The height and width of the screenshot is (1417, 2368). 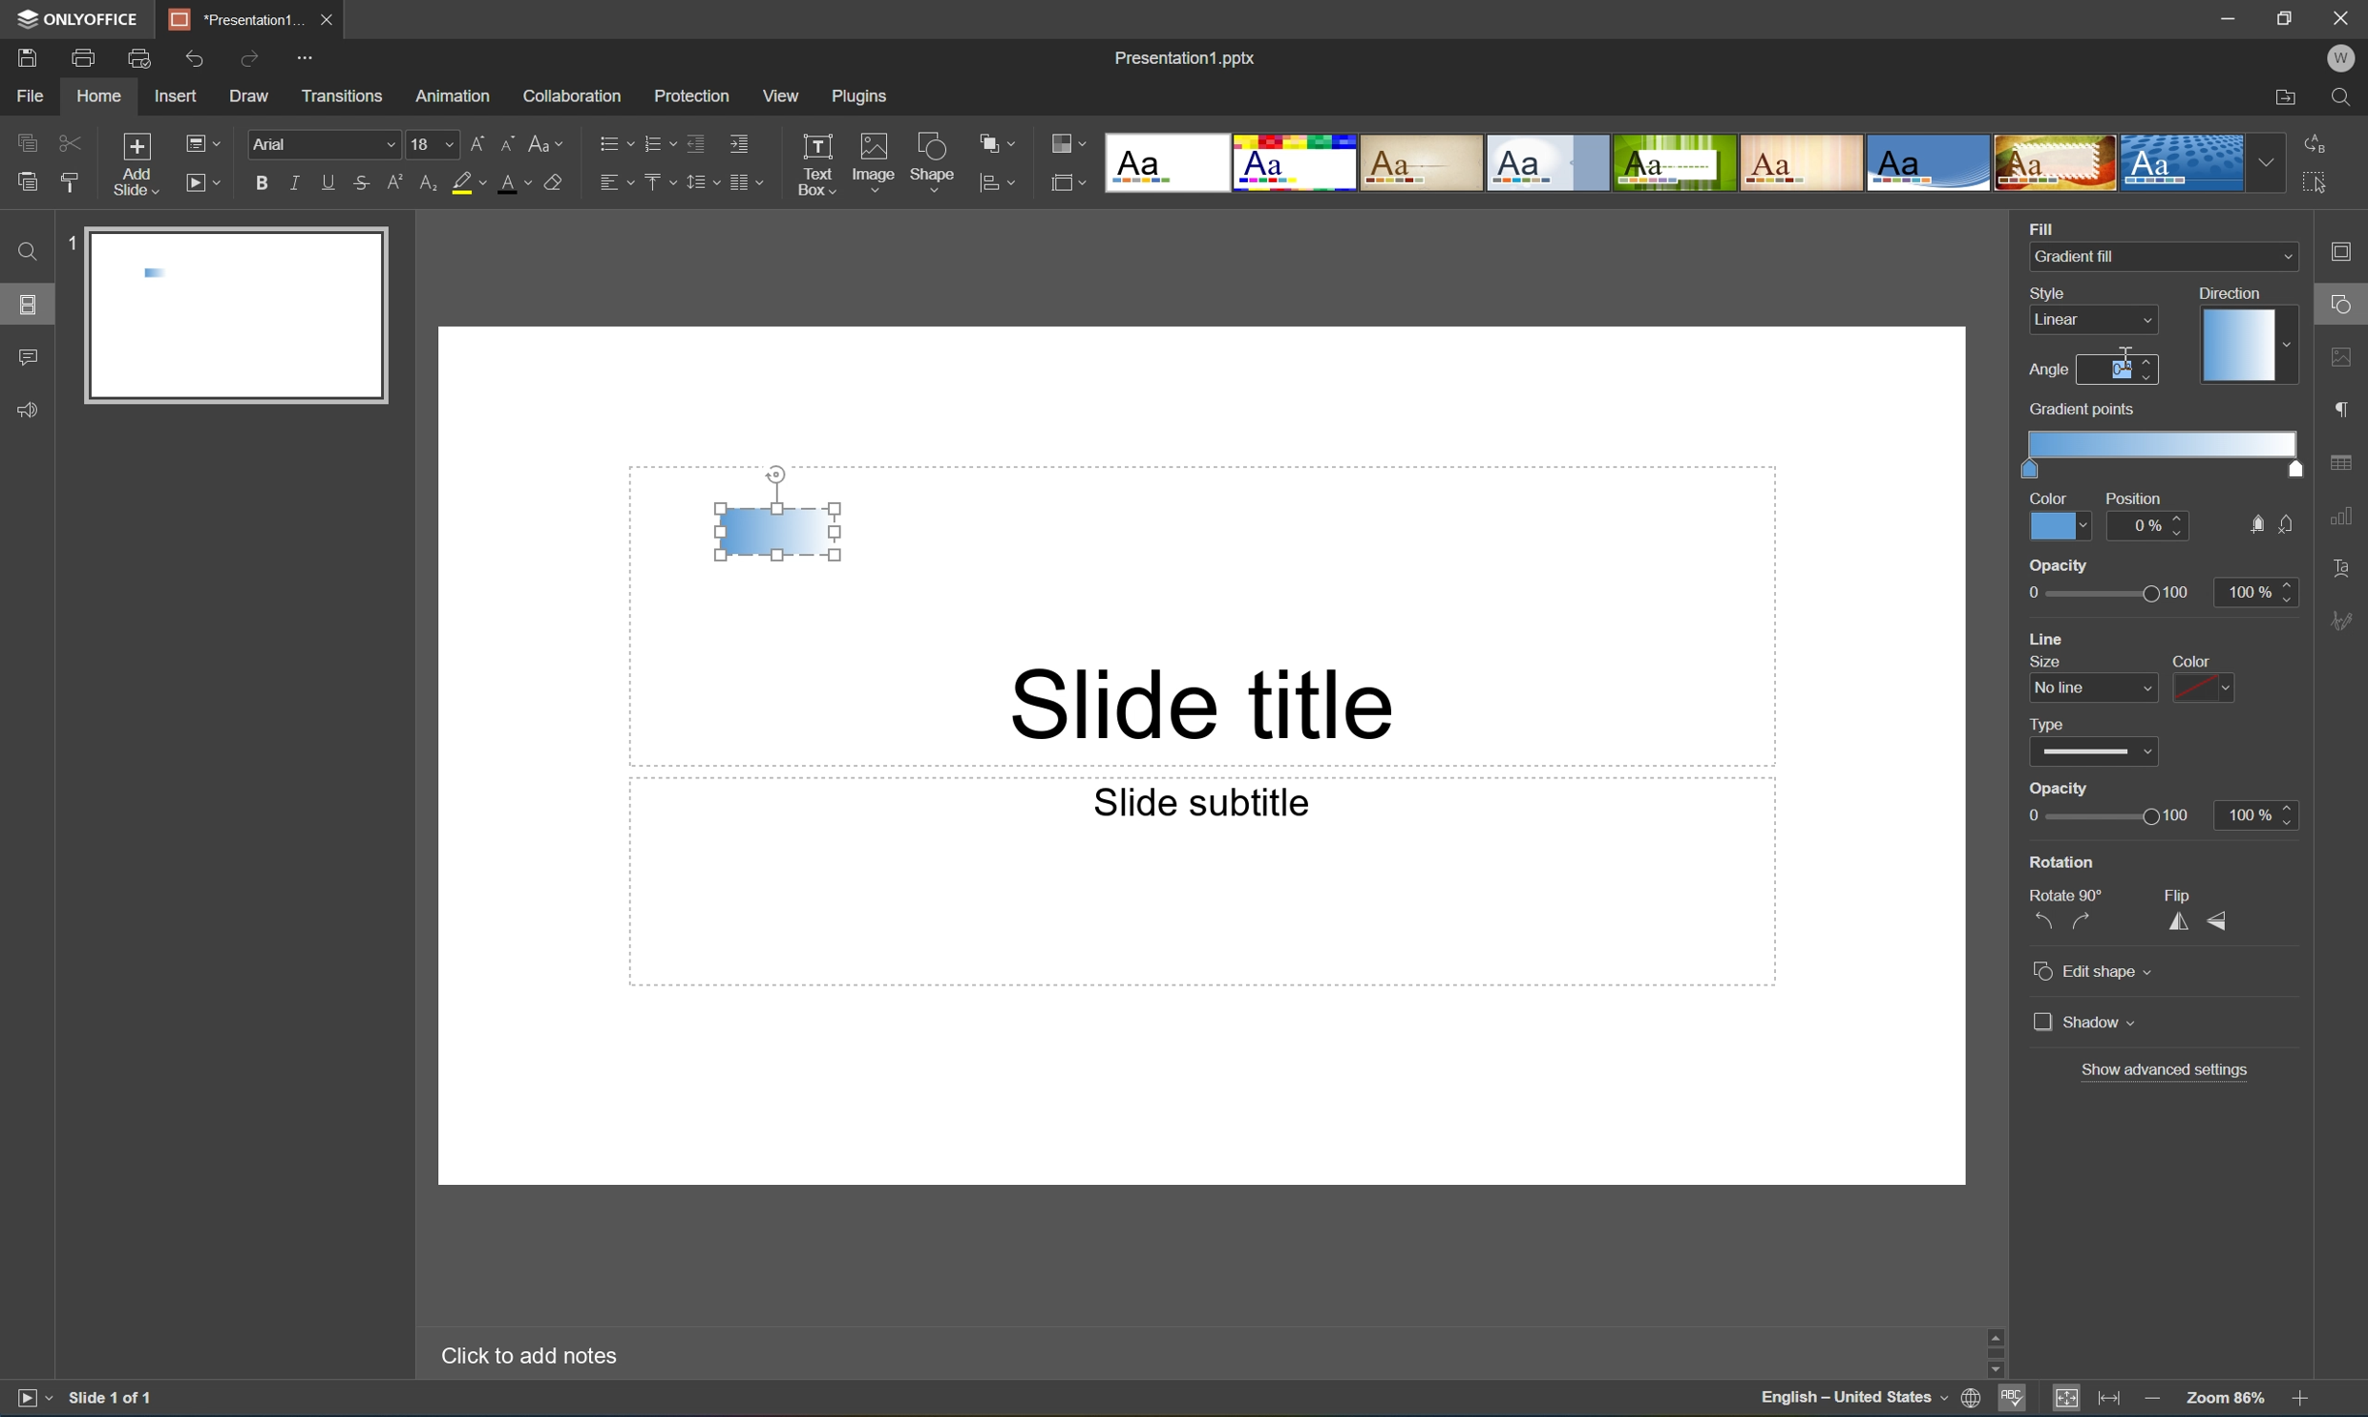 I want to click on Increment font size, so click(x=473, y=140).